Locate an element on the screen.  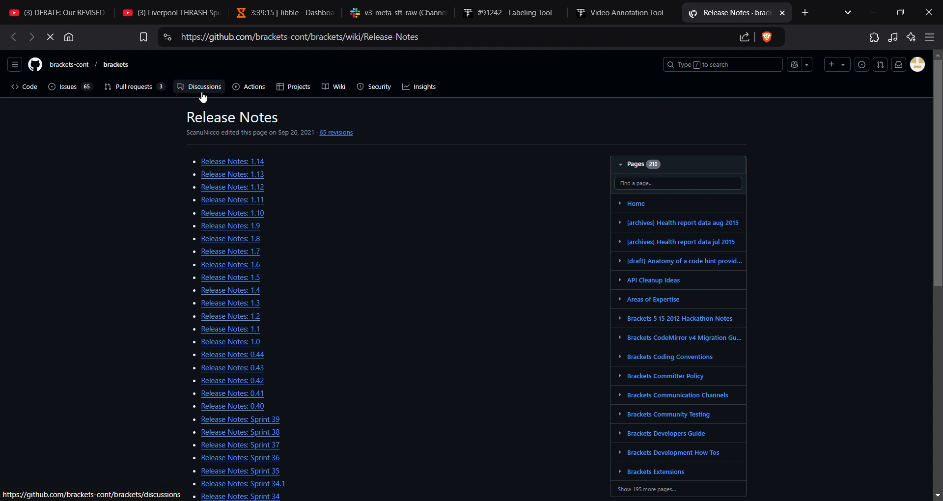
o Release Notes: 1.9 is located at coordinates (212, 226).